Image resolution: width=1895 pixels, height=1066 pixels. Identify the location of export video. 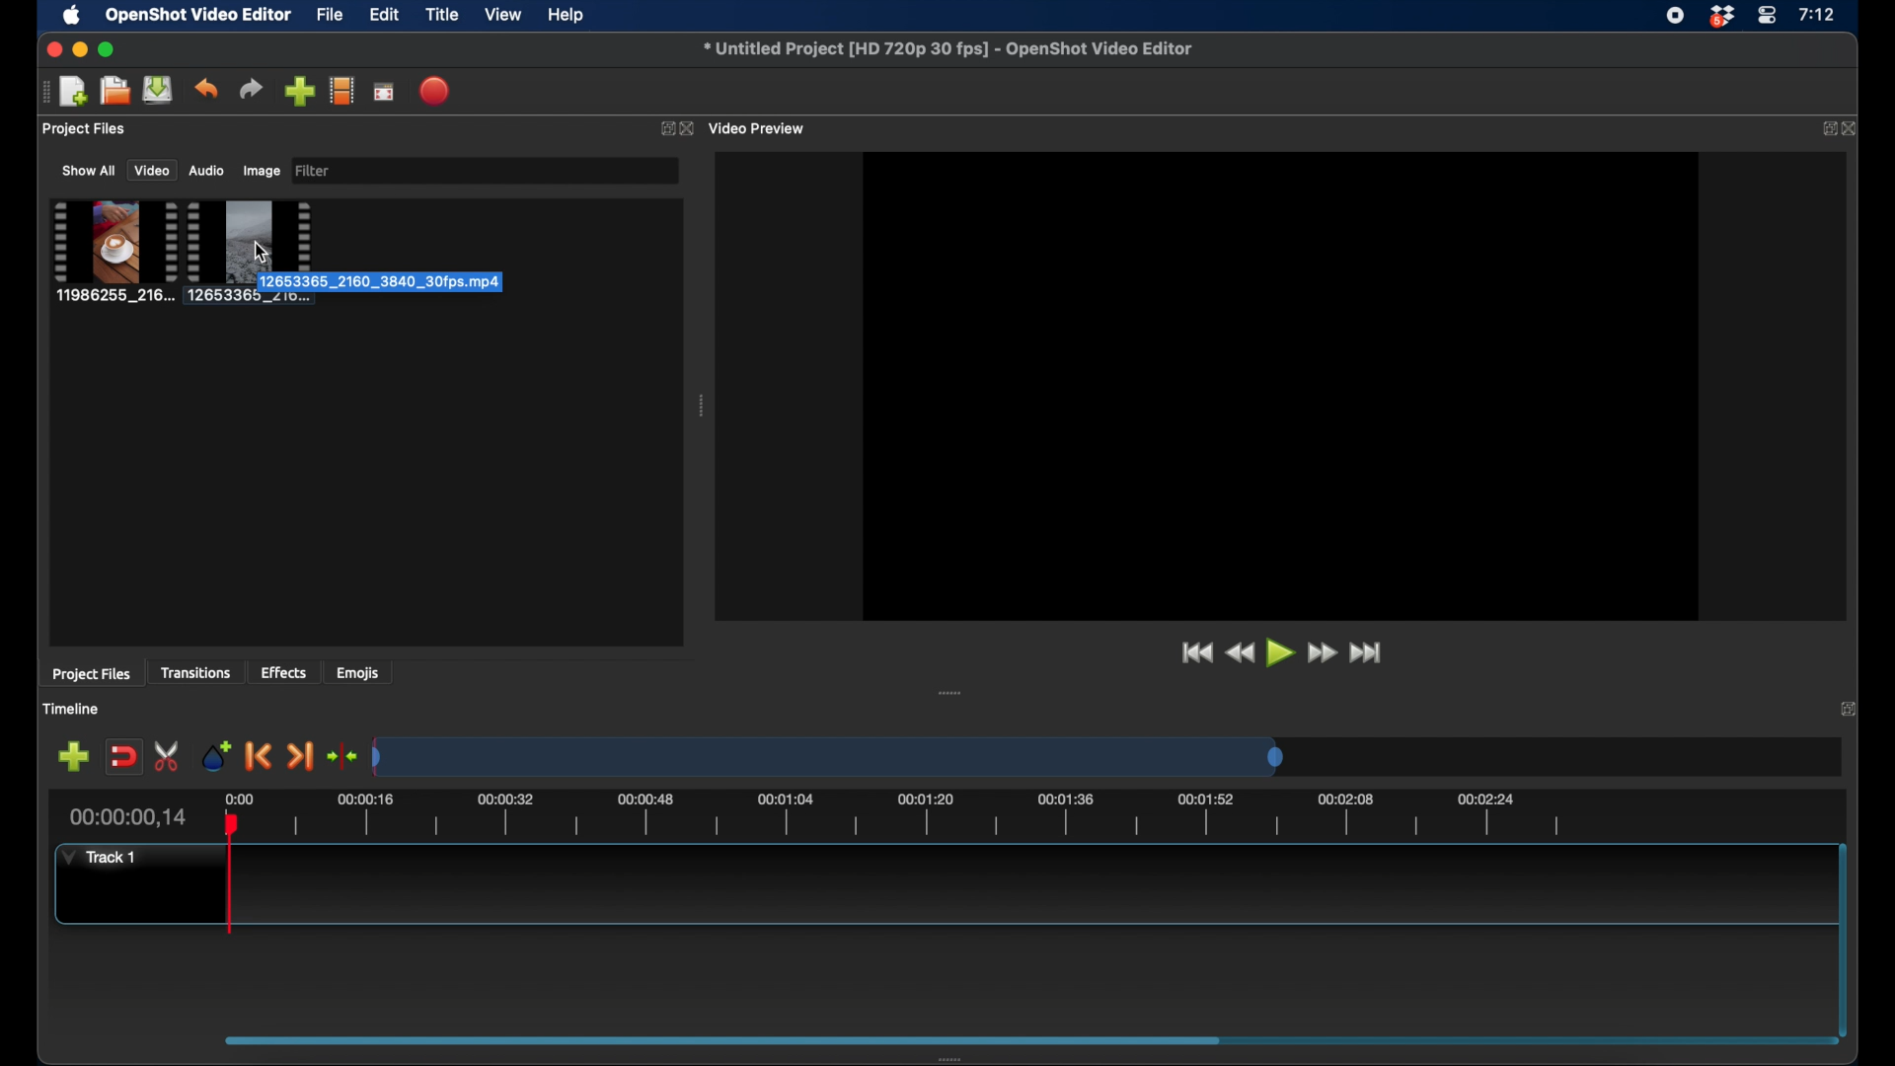
(437, 91).